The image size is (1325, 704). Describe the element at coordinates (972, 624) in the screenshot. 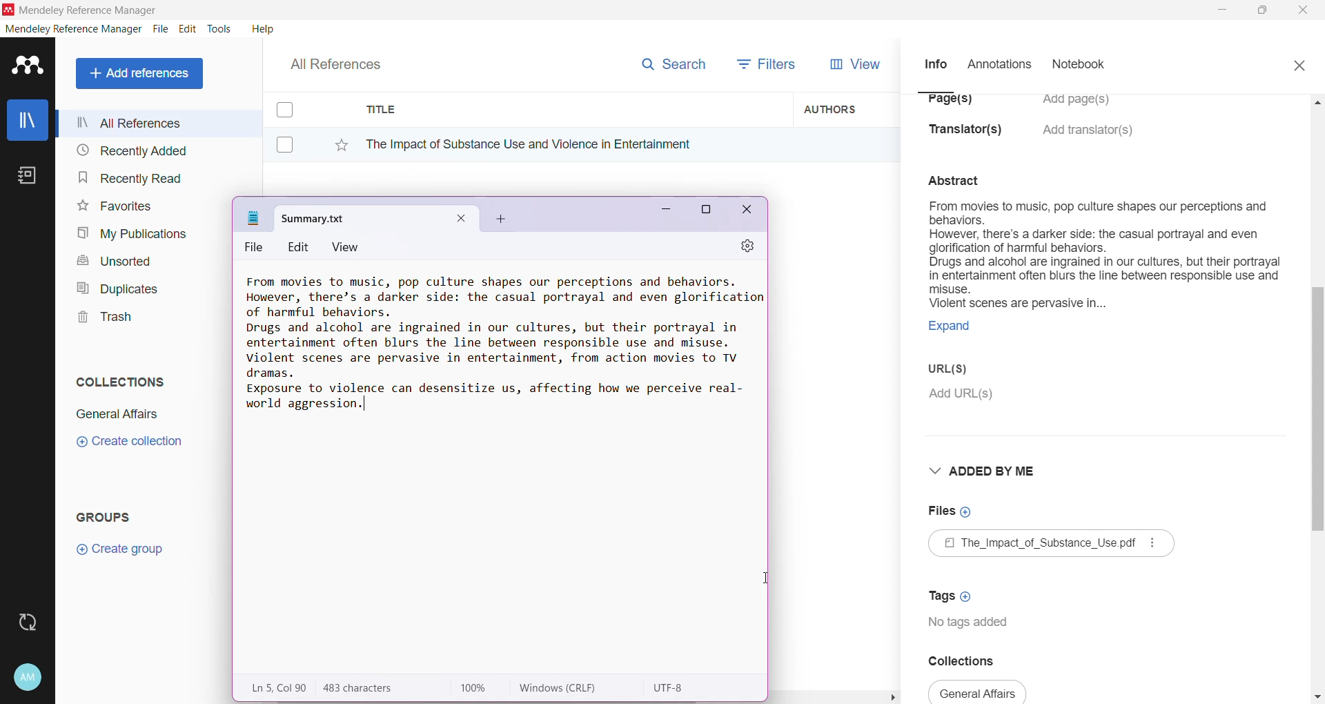

I see `Tags available for the document` at that location.